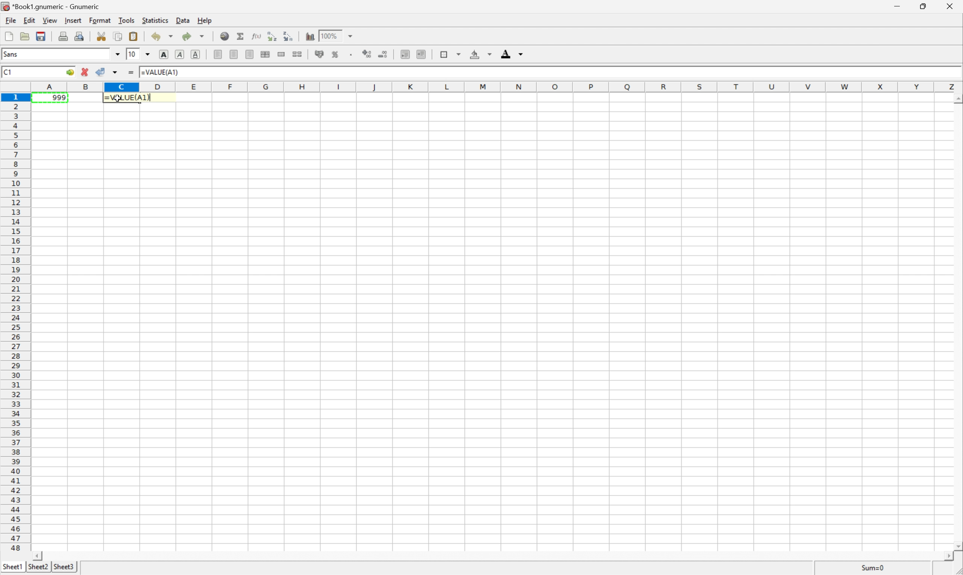 This screenshot has width=963, height=575. What do you see at coordinates (156, 20) in the screenshot?
I see `statistics` at bounding box center [156, 20].